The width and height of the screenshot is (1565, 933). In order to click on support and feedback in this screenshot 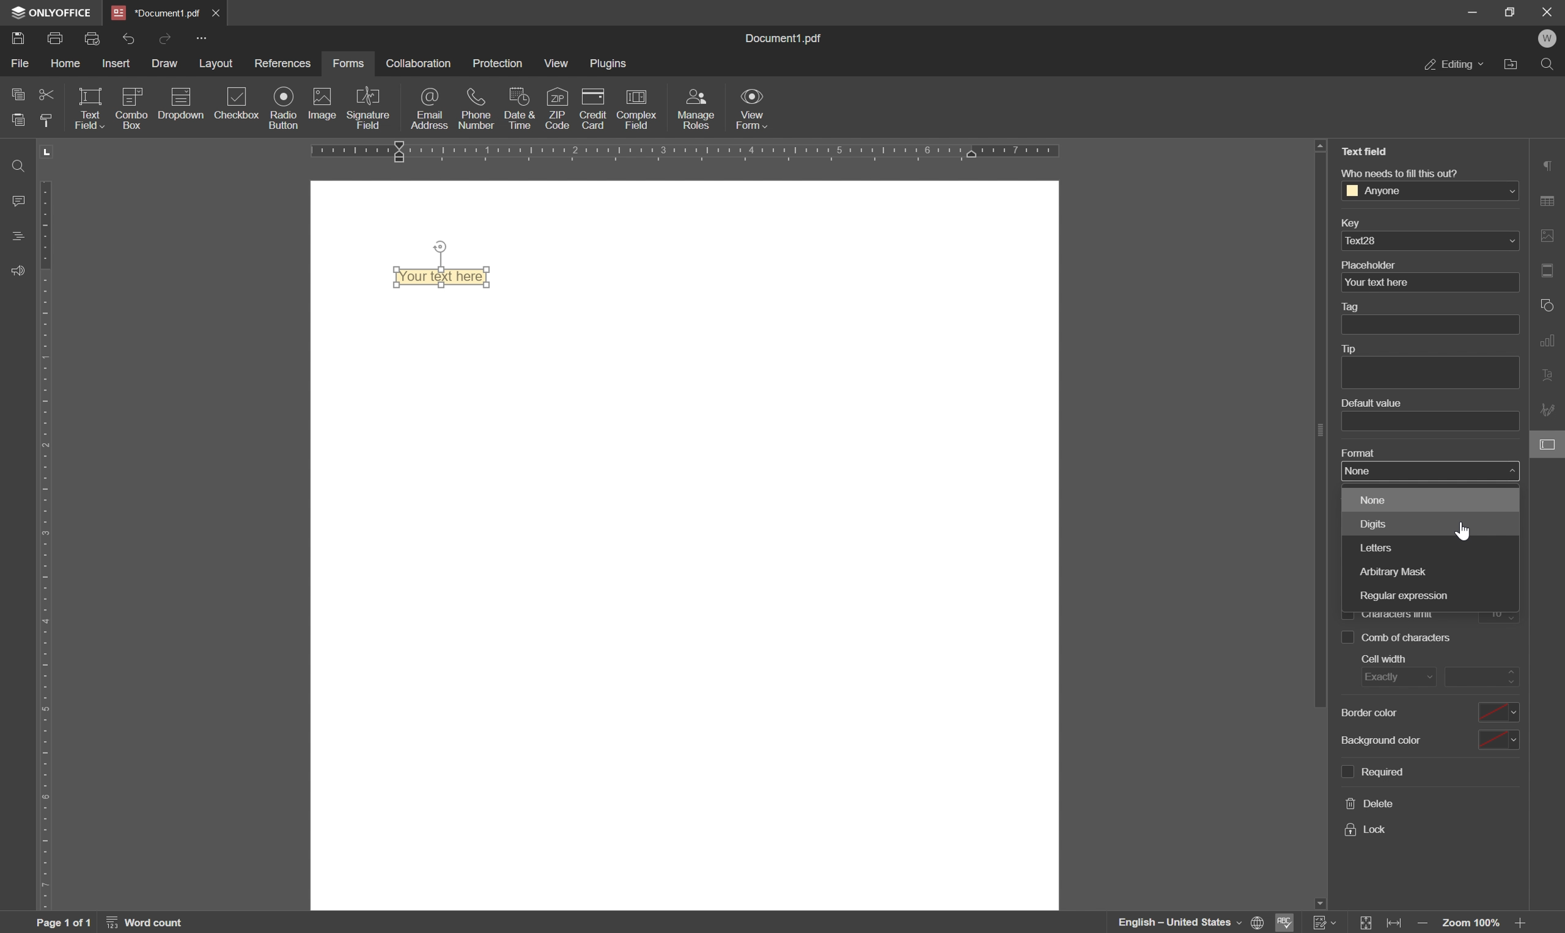, I will do `click(13, 269)`.